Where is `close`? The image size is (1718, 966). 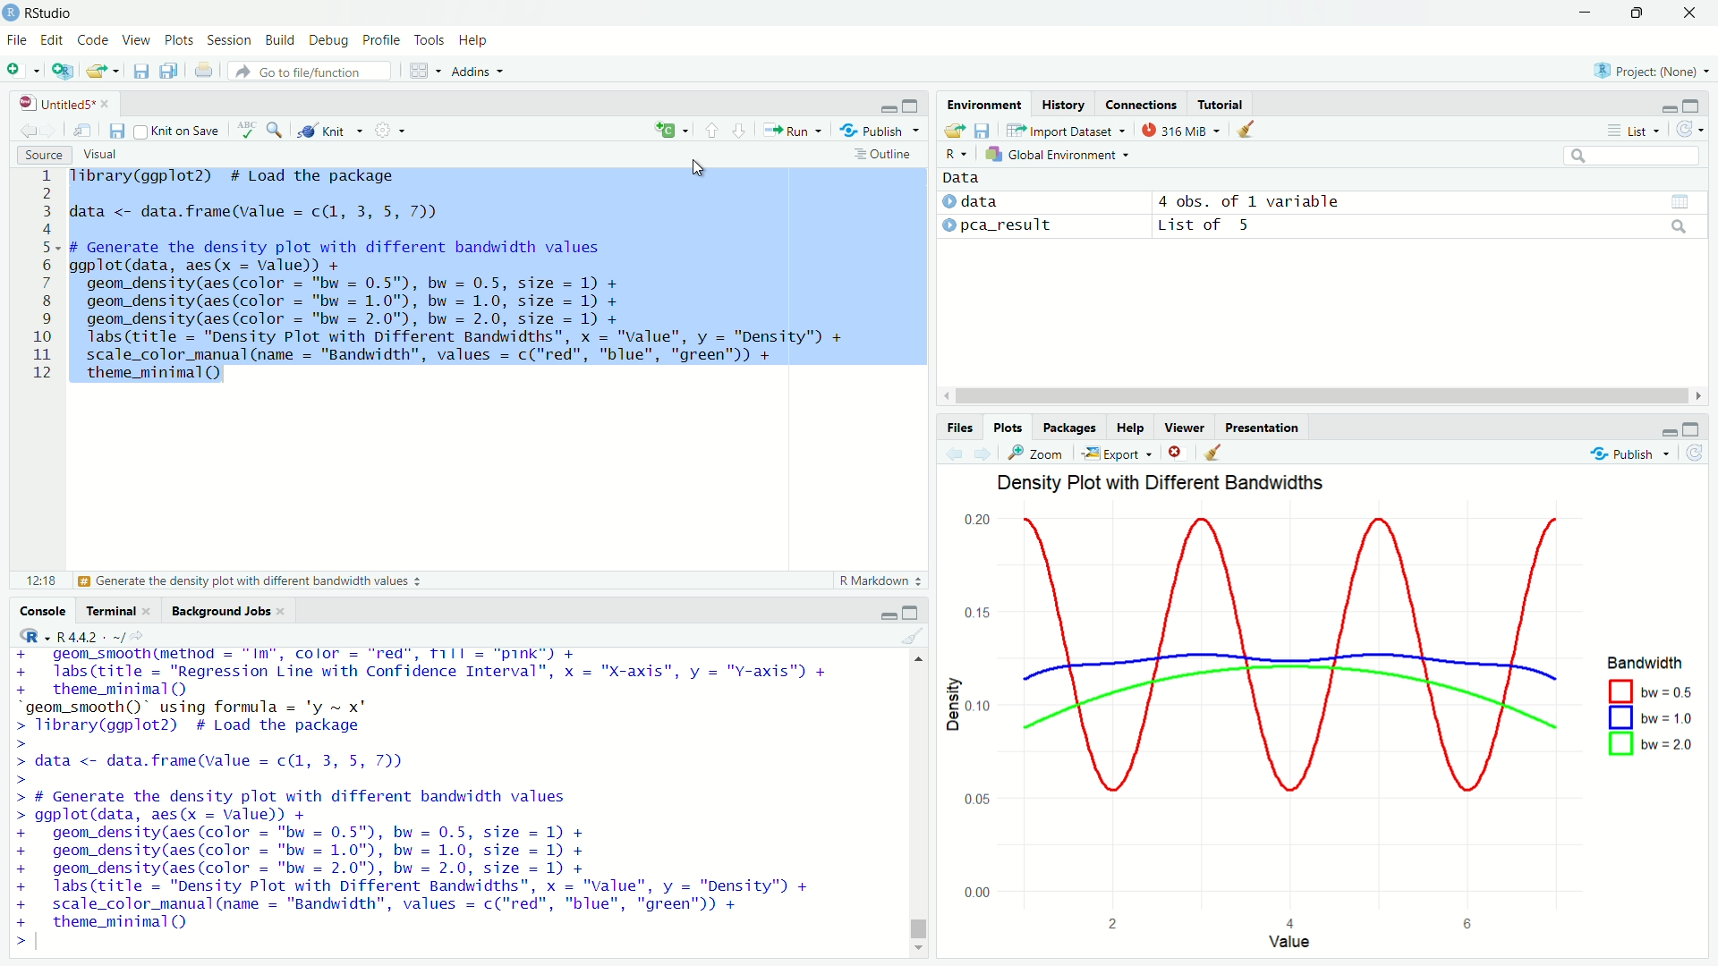 close is located at coordinates (105, 104).